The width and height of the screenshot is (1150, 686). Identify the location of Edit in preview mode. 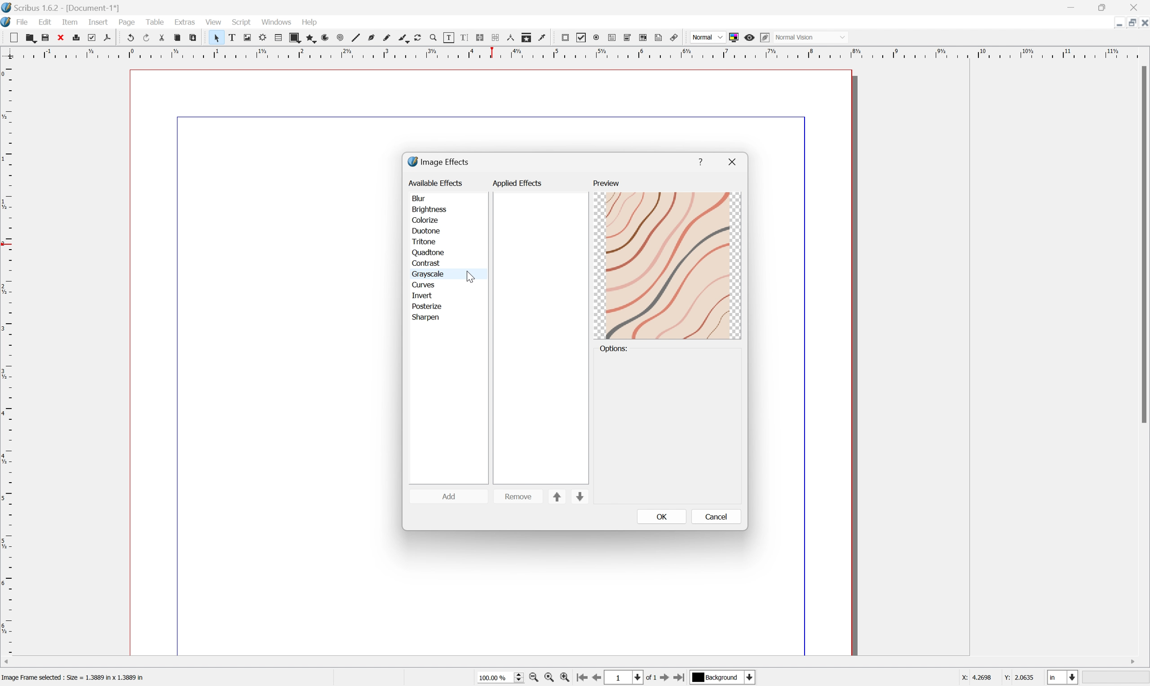
(767, 37).